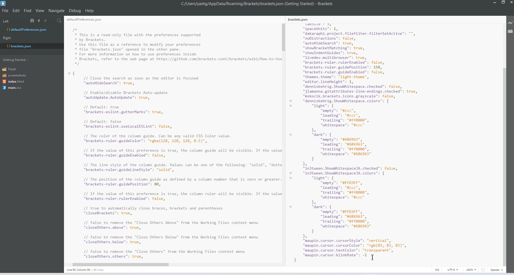 The height and width of the screenshot is (275, 514). Describe the element at coordinates (15, 76) in the screenshot. I see `screenshots` at that location.